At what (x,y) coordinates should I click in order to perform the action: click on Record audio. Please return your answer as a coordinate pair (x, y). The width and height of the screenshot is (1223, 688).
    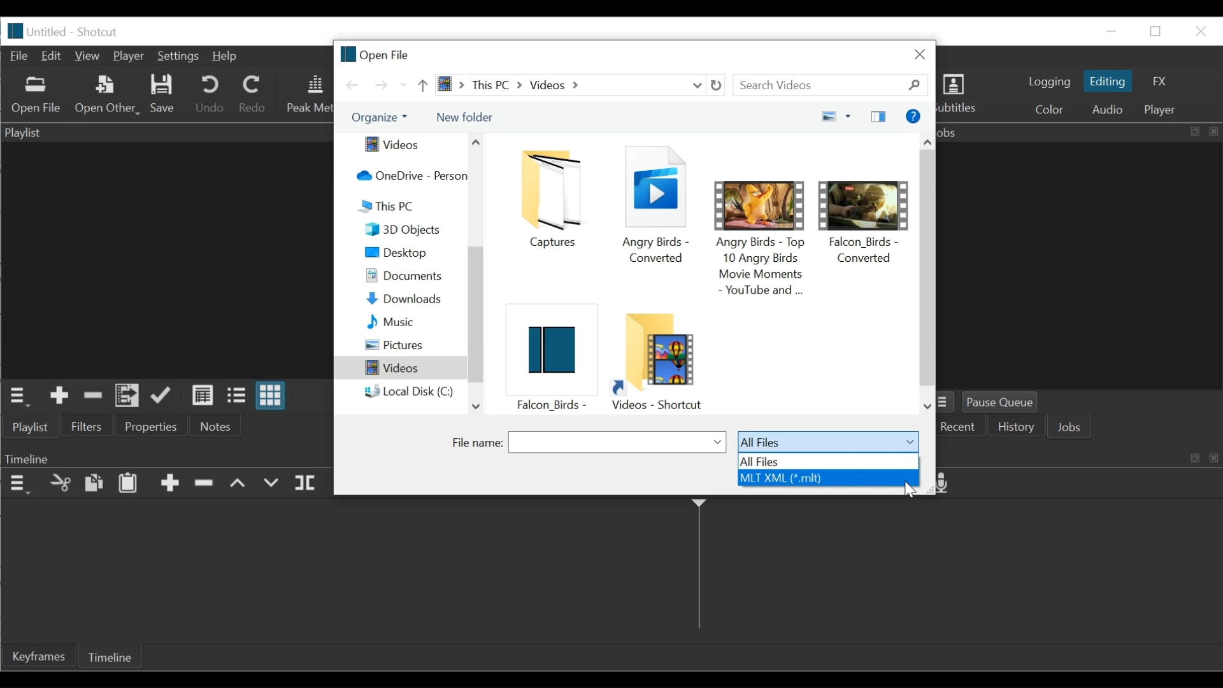
    Looking at the image, I should click on (948, 484).